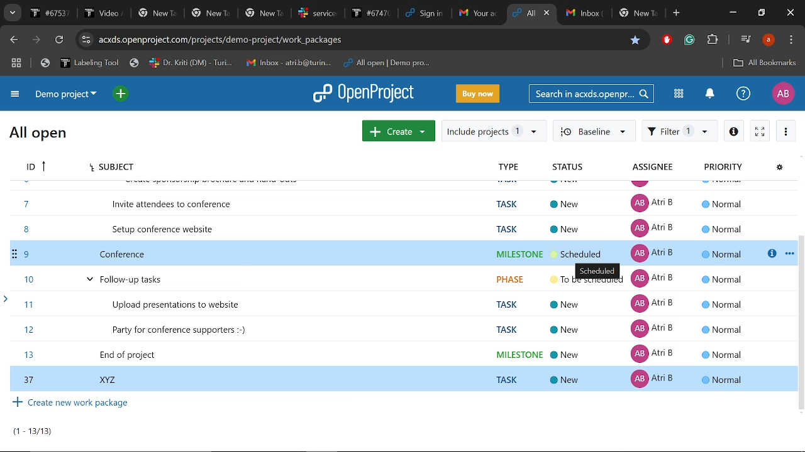  What do you see at coordinates (658, 168) in the screenshot?
I see `Assignee` at bounding box center [658, 168].